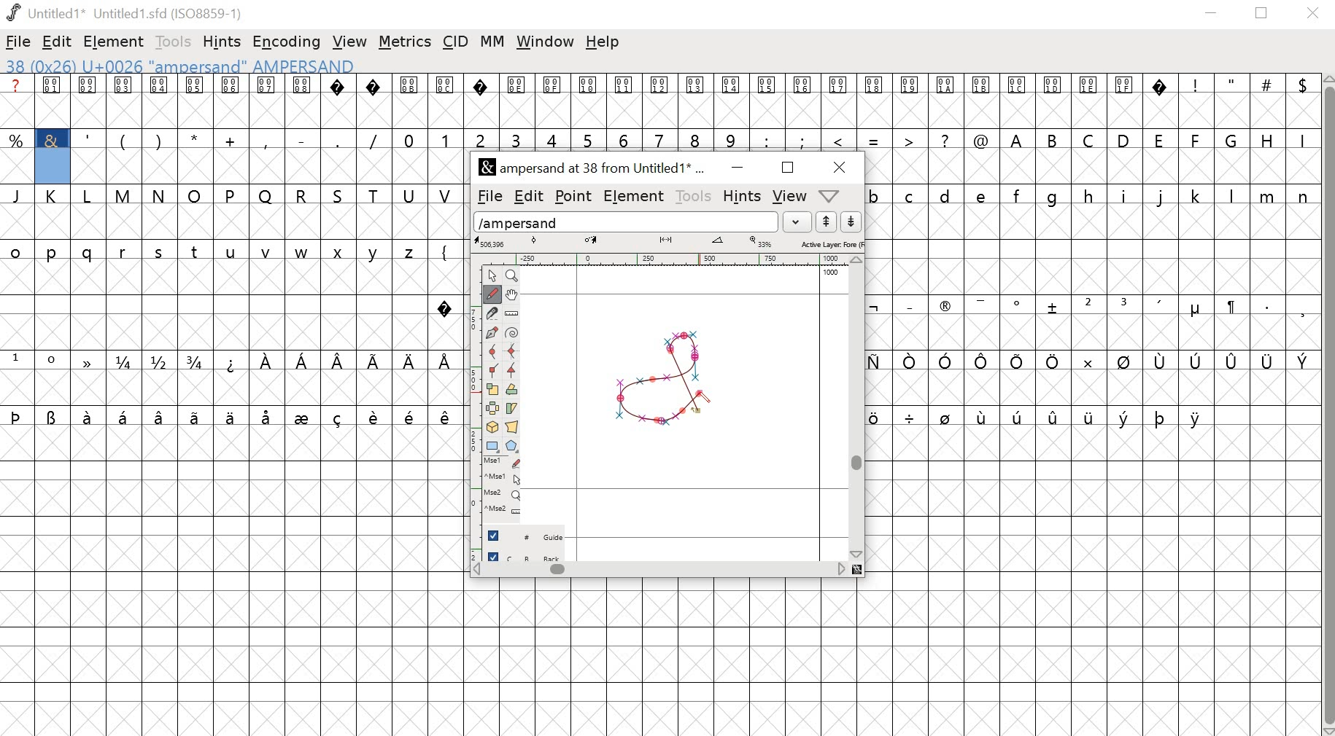 The width and height of the screenshot is (1335, 736). I want to click on window, so click(544, 43).